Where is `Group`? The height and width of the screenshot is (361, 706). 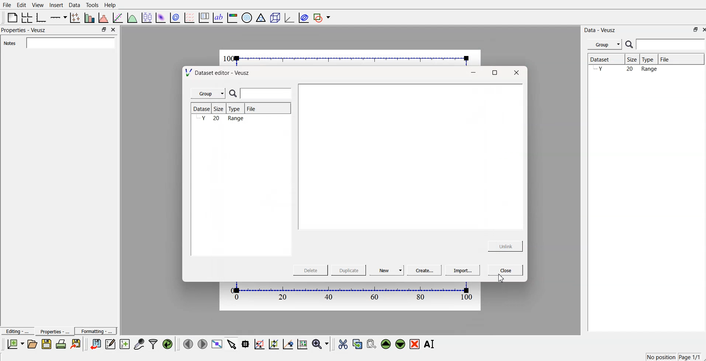 Group is located at coordinates (603, 45).